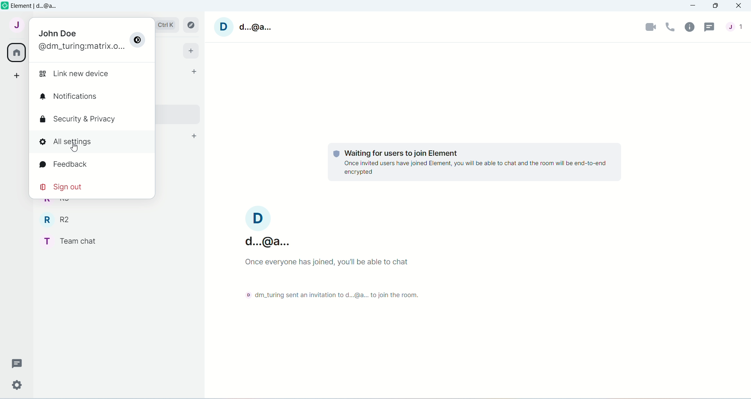  I want to click on Room R2, so click(57, 218).